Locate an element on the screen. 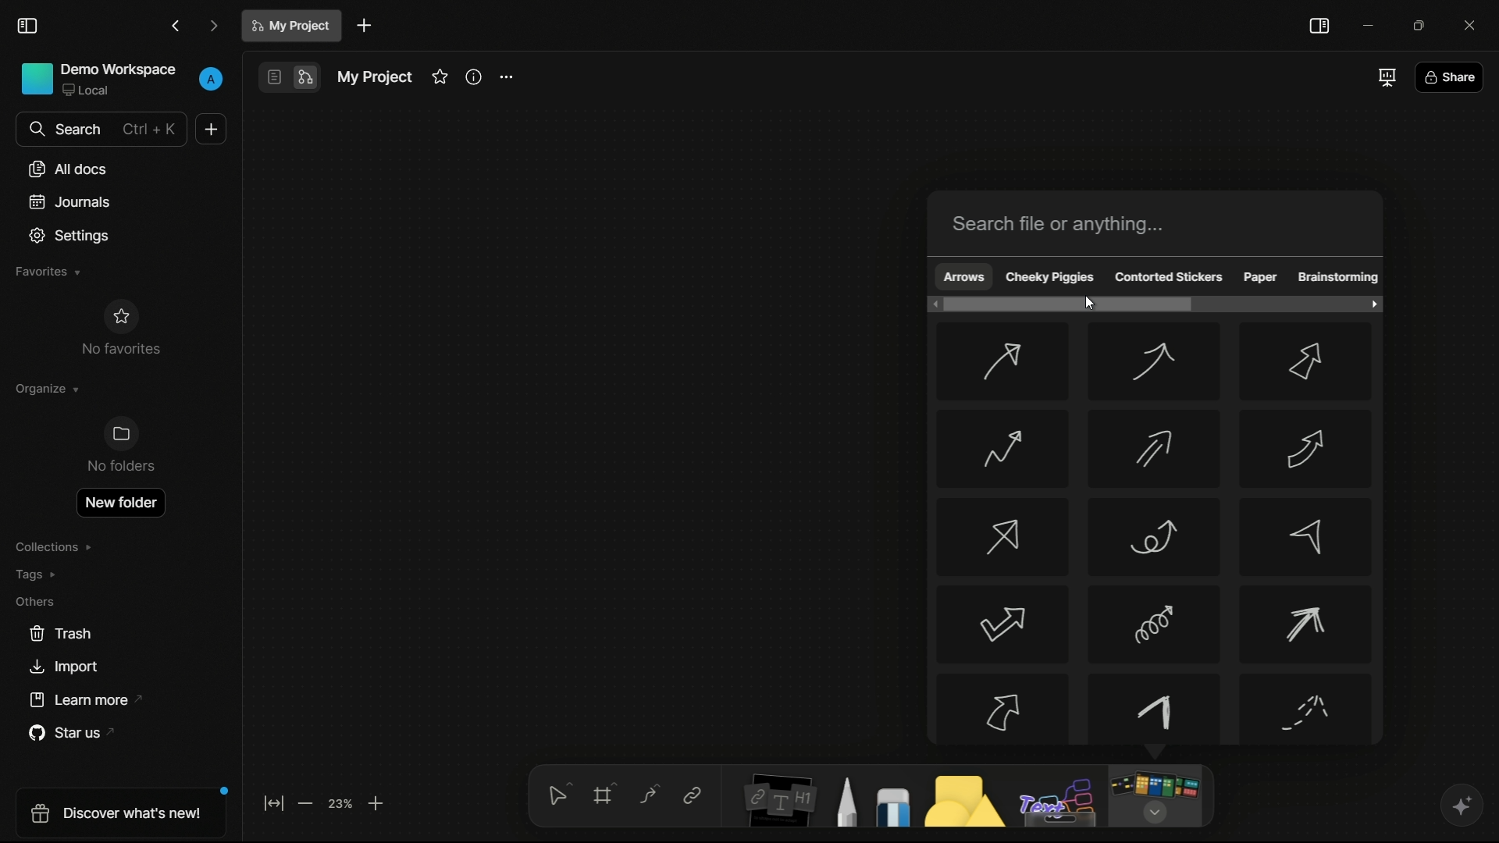 The height and width of the screenshot is (843, 1499). pencil and pen is located at coordinates (845, 801).